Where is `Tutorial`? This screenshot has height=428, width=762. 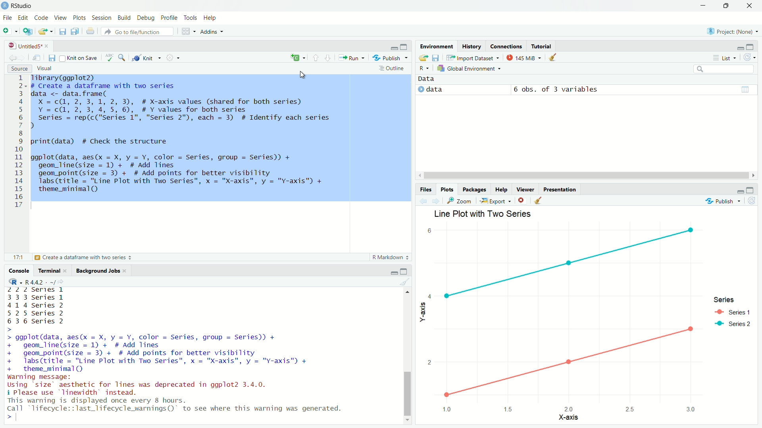 Tutorial is located at coordinates (541, 46).